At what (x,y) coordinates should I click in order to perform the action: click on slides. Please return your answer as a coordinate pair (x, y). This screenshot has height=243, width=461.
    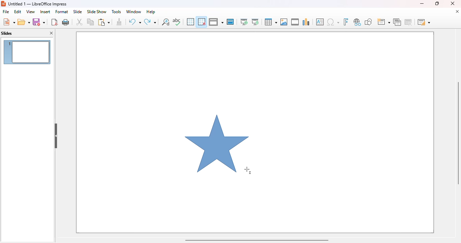
    Looking at the image, I should click on (7, 33).